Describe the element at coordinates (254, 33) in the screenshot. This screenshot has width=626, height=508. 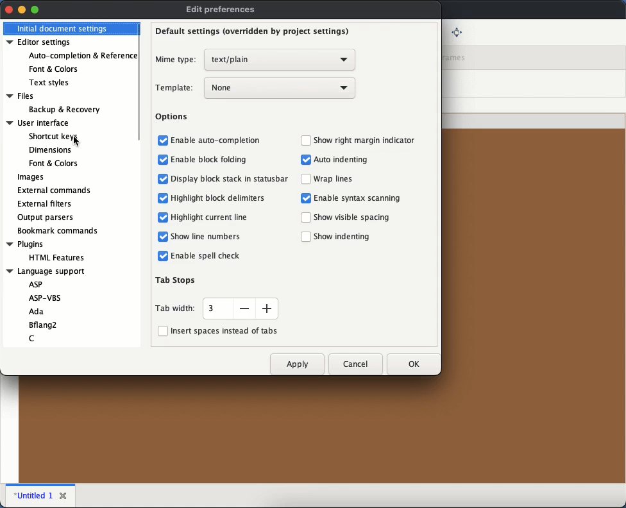
I see `default settings overridden by project settings` at that location.